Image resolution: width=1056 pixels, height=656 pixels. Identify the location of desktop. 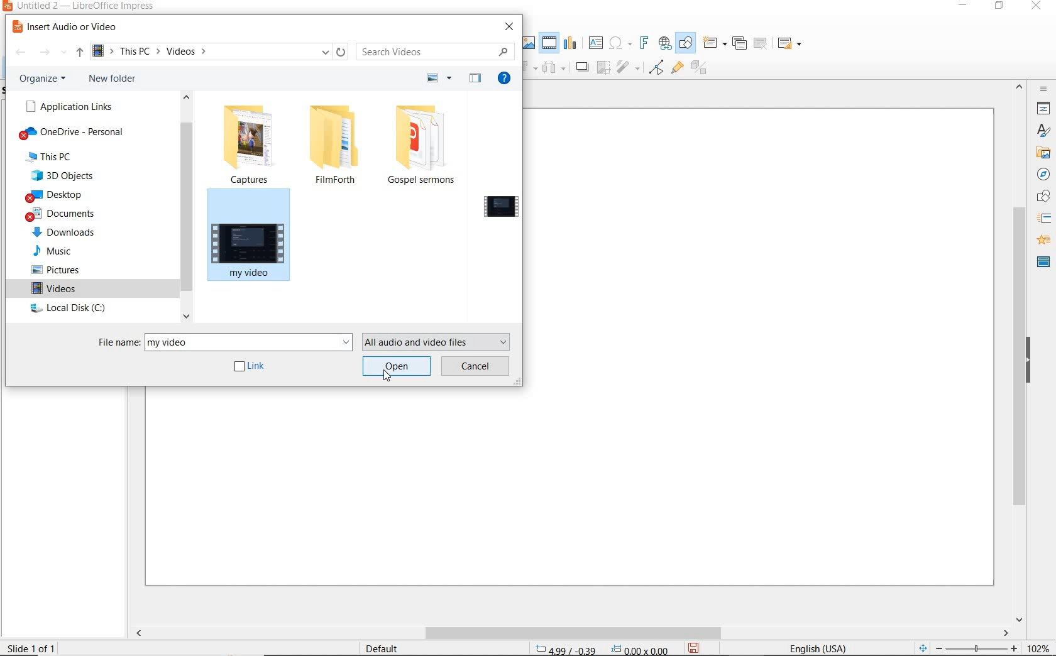
(56, 196).